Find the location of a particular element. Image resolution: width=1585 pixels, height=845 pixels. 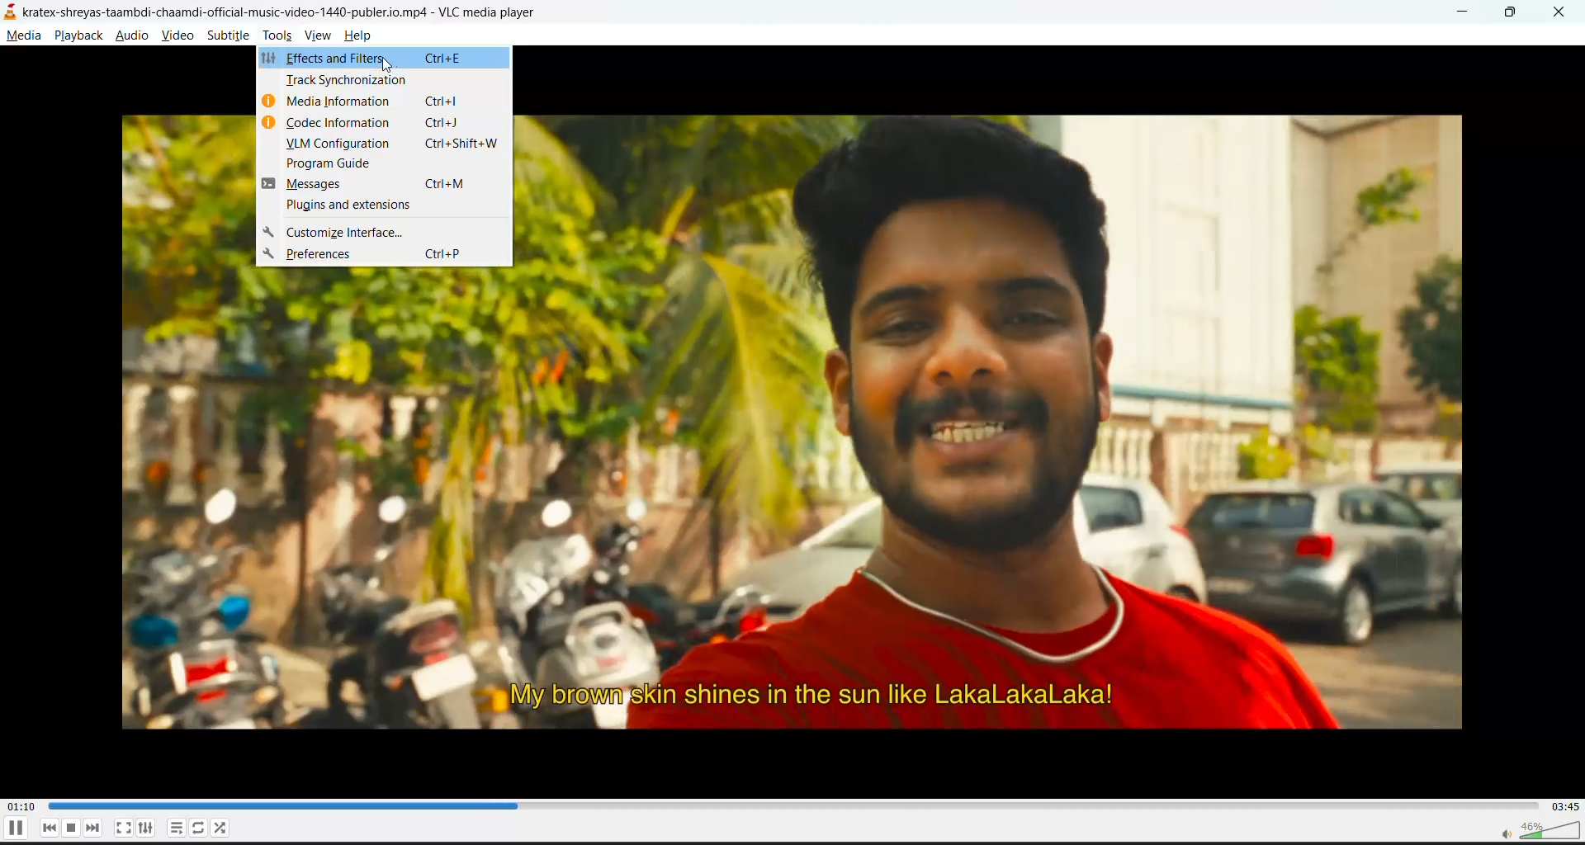

playlist is located at coordinates (174, 828).